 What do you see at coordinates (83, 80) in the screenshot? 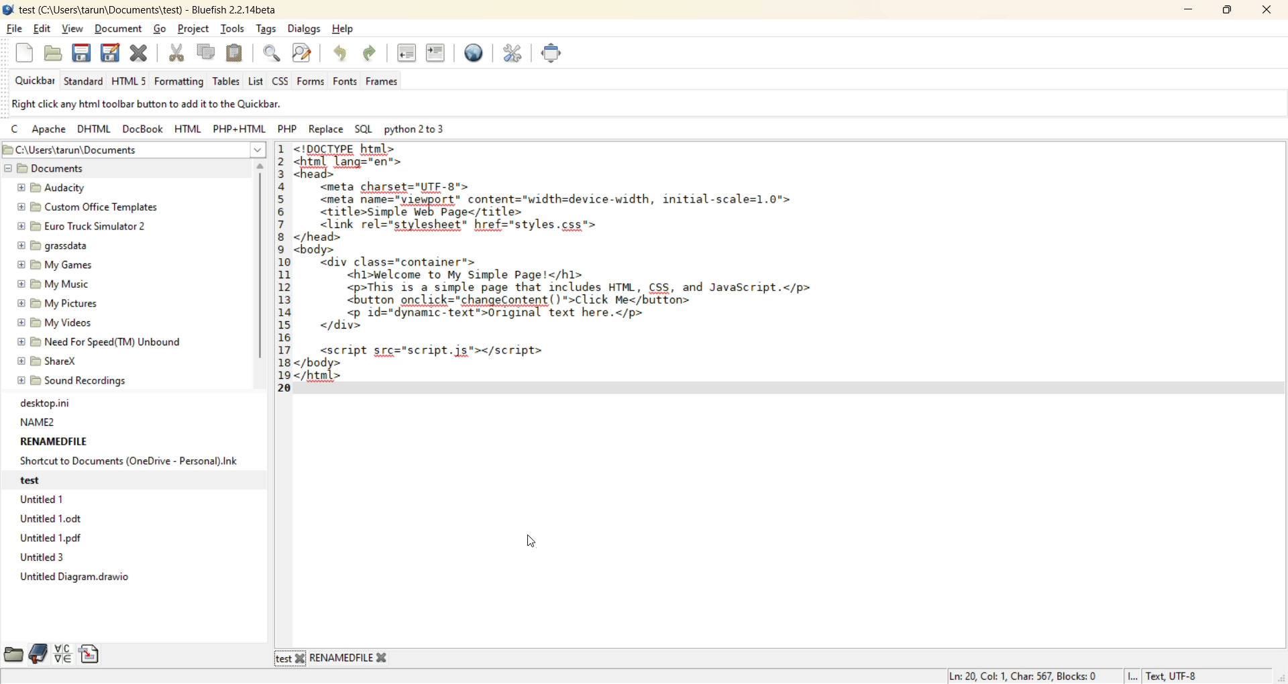
I see `standard` at bounding box center [83, 80].